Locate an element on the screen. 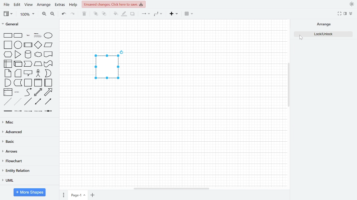  cloud is located at coordinates (38, 55).